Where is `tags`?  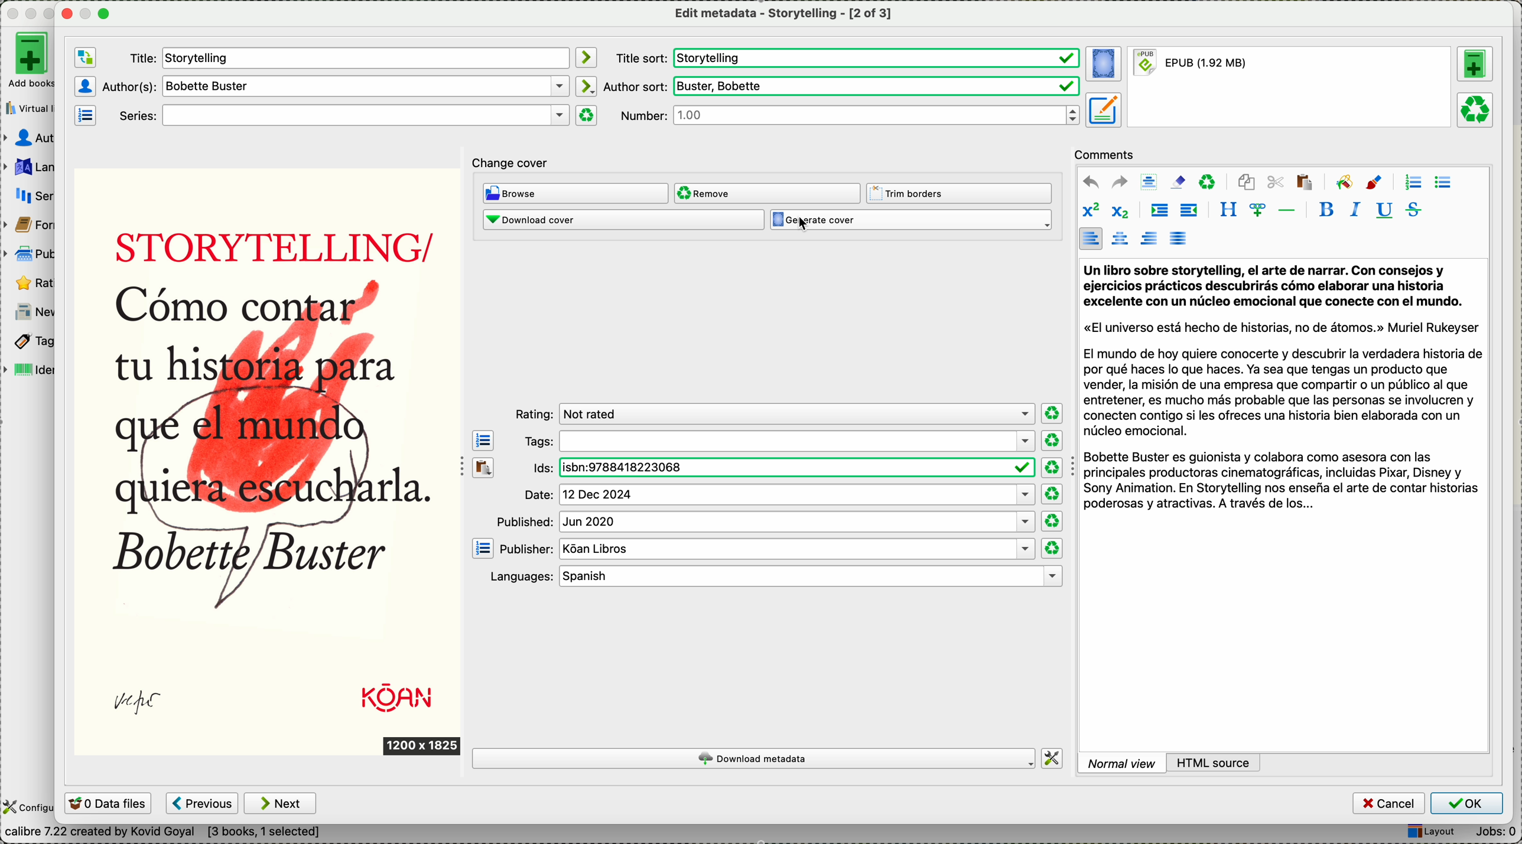
tags is located at coordinates (780, 441).